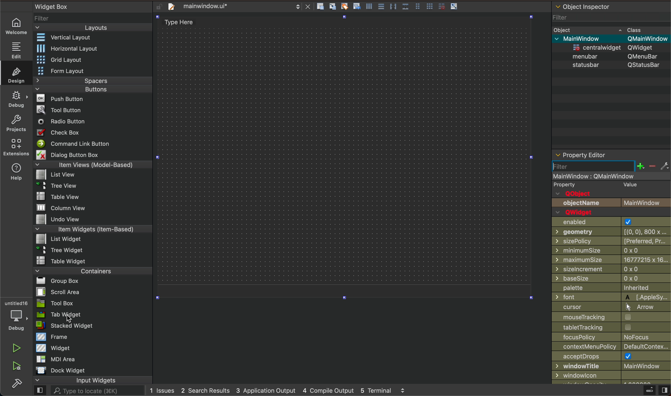 This screenshot has width=671, height=396. Describe the element at coordinates (94, 381) in the screenshot. I see `input widgets` at that location.